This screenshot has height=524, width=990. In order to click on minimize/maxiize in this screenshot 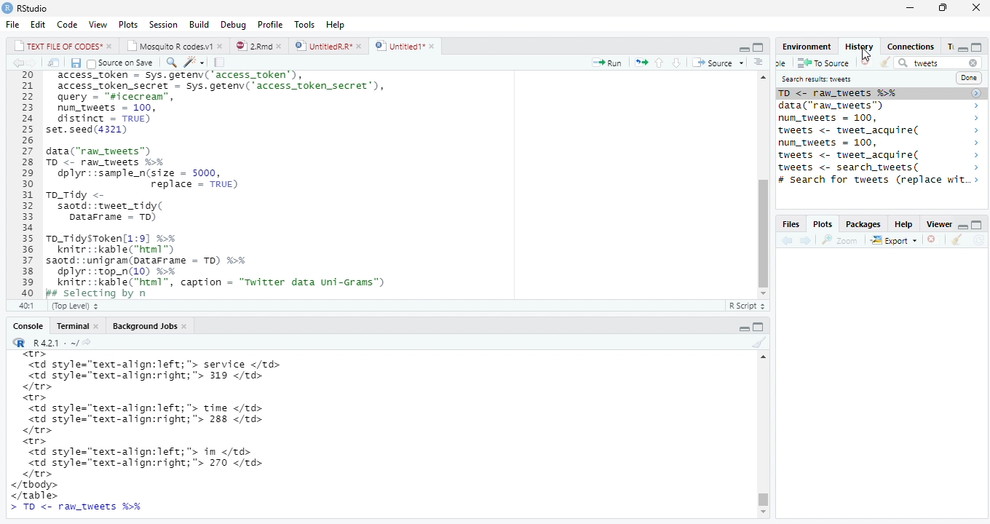, I will do `click(753, 325)`.